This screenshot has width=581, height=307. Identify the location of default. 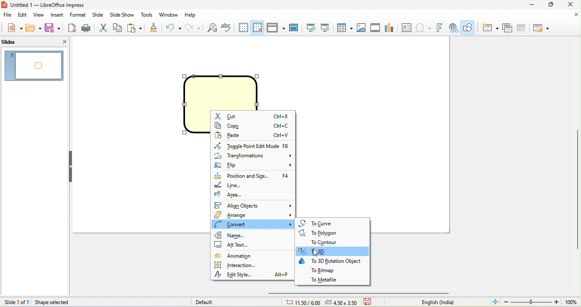
(204, 302).